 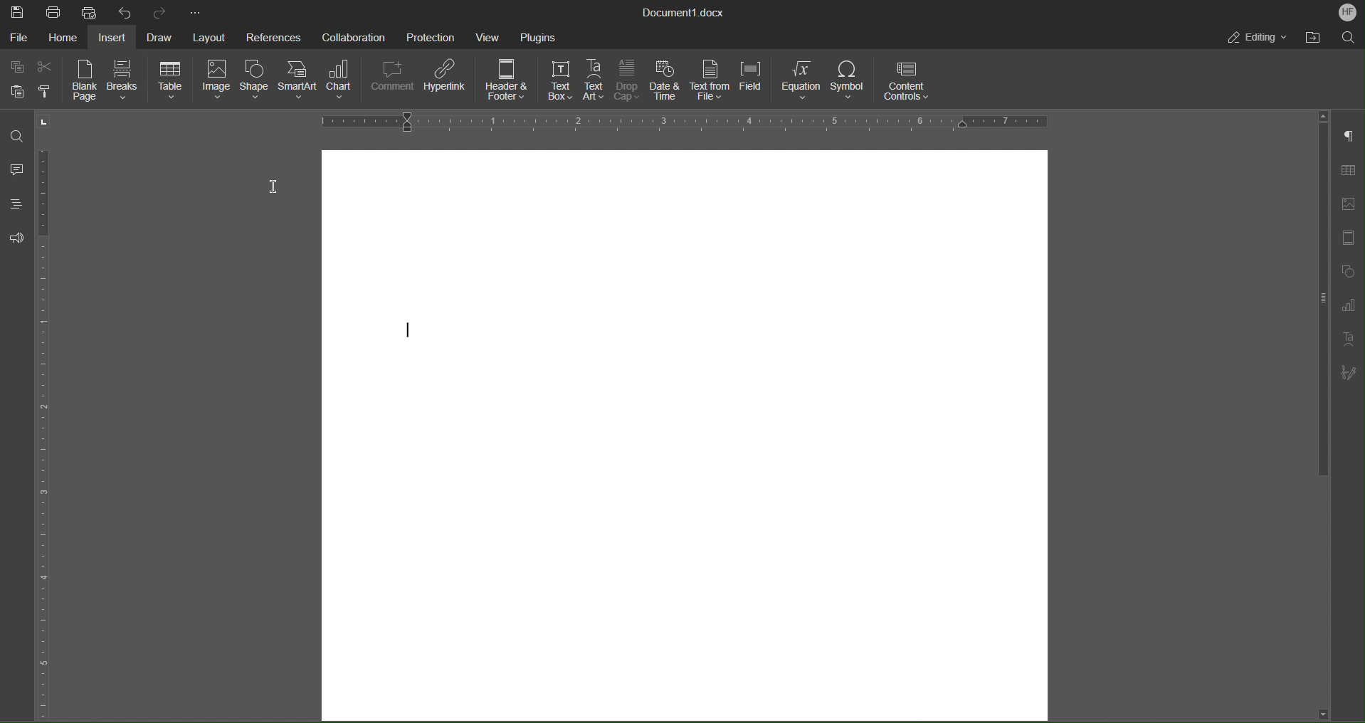 What do you see at coordinates (297, 82) in the screenshot?
I see `SmartArt` at bounding box center [297, 82].